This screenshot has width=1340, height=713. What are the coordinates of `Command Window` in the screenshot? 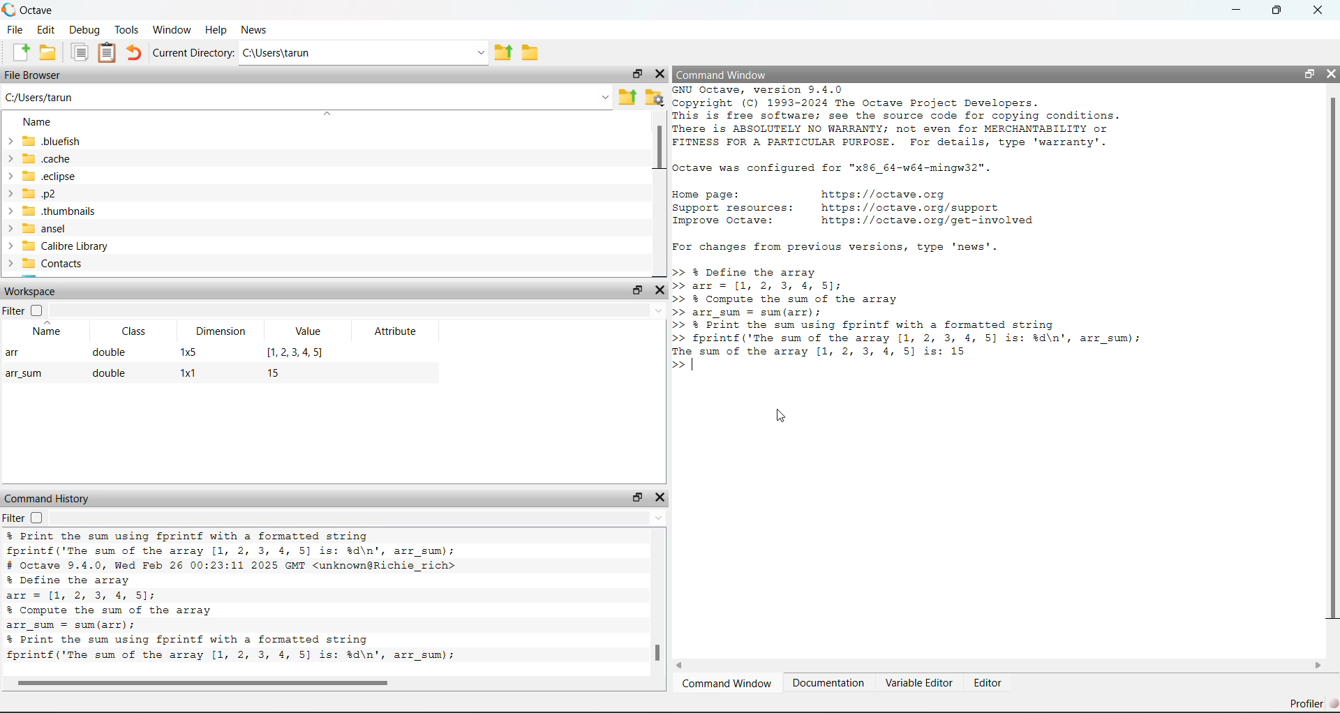 It's located at (749, 74).